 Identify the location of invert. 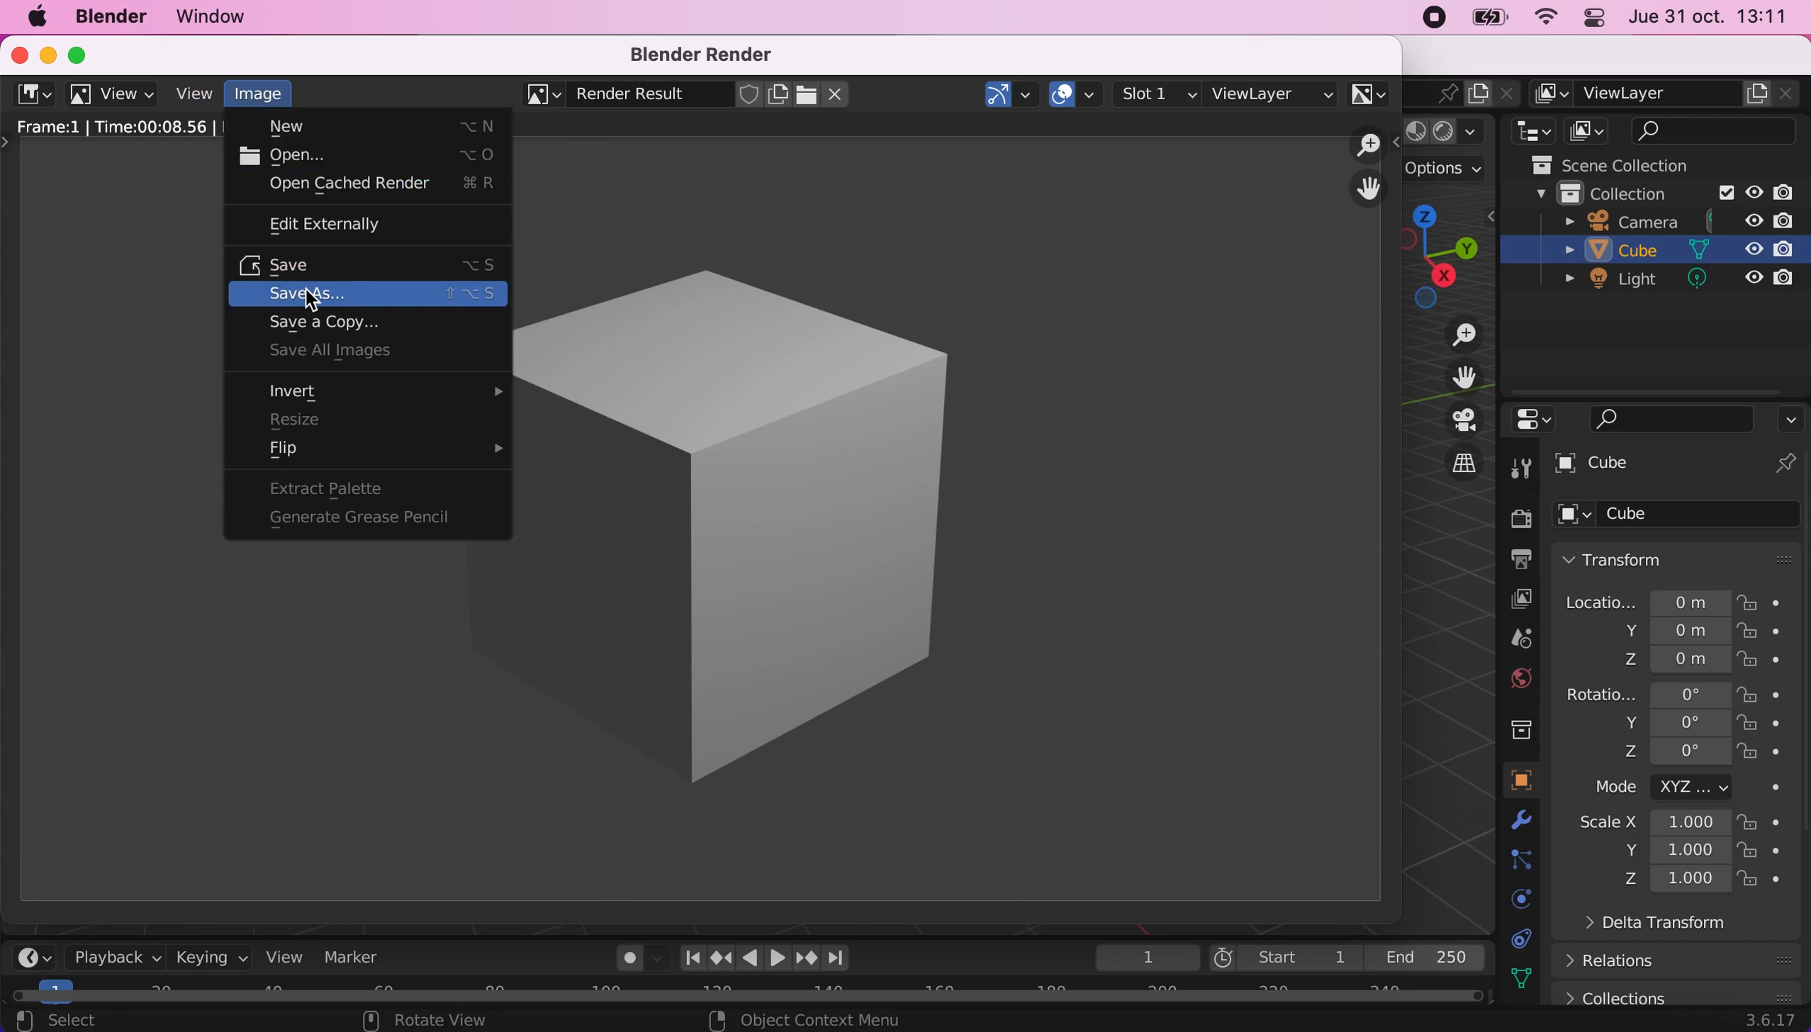
(390, 392).